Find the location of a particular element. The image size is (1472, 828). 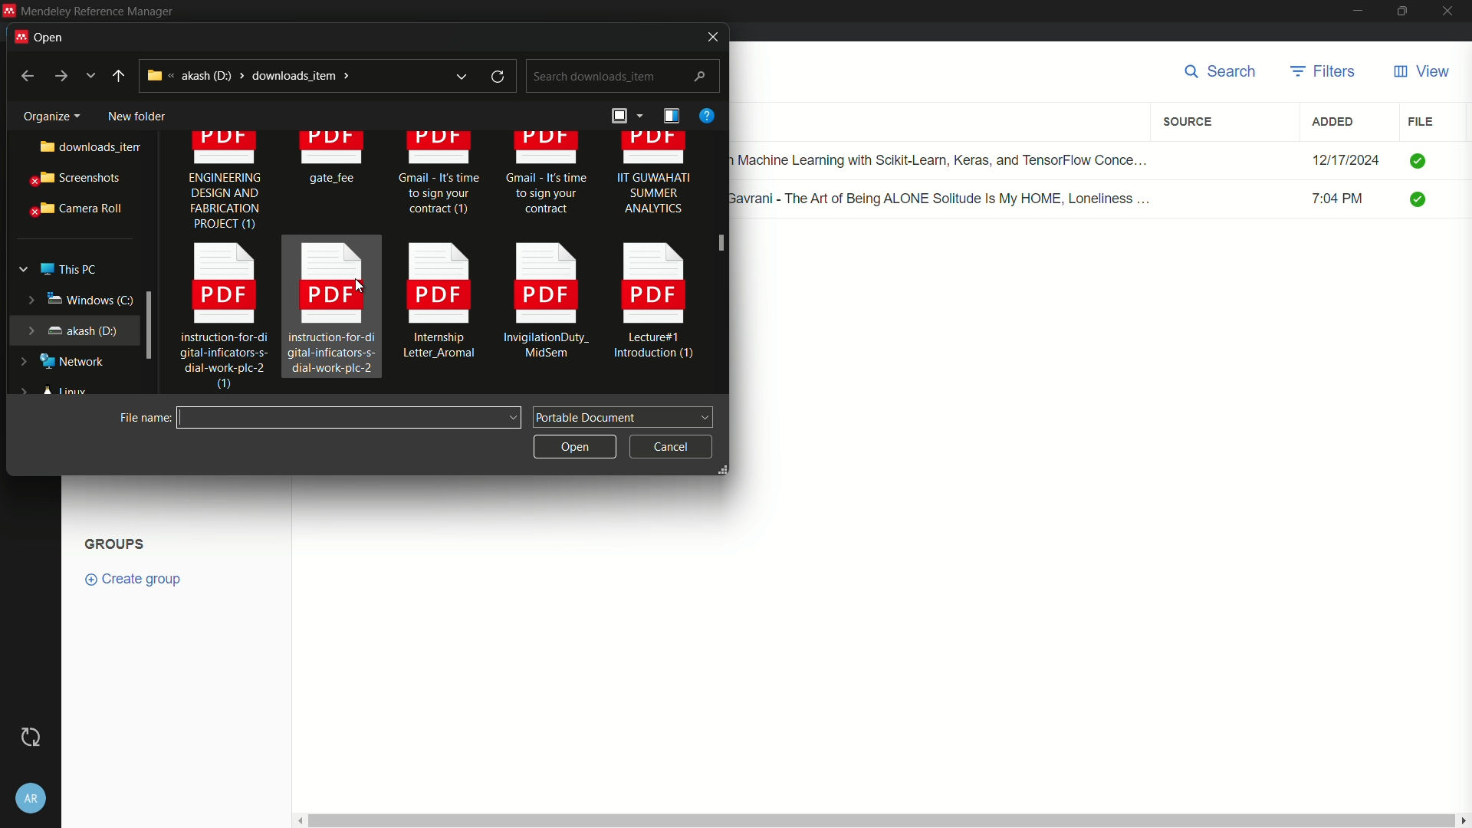

gate fee is located at coordinates (335, 161).